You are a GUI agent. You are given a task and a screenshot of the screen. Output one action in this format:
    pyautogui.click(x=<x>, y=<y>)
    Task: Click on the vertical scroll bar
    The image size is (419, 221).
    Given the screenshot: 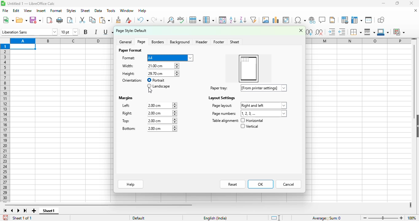 What is the action you would take?
    pyautogui.click(x=414, y=82)
    